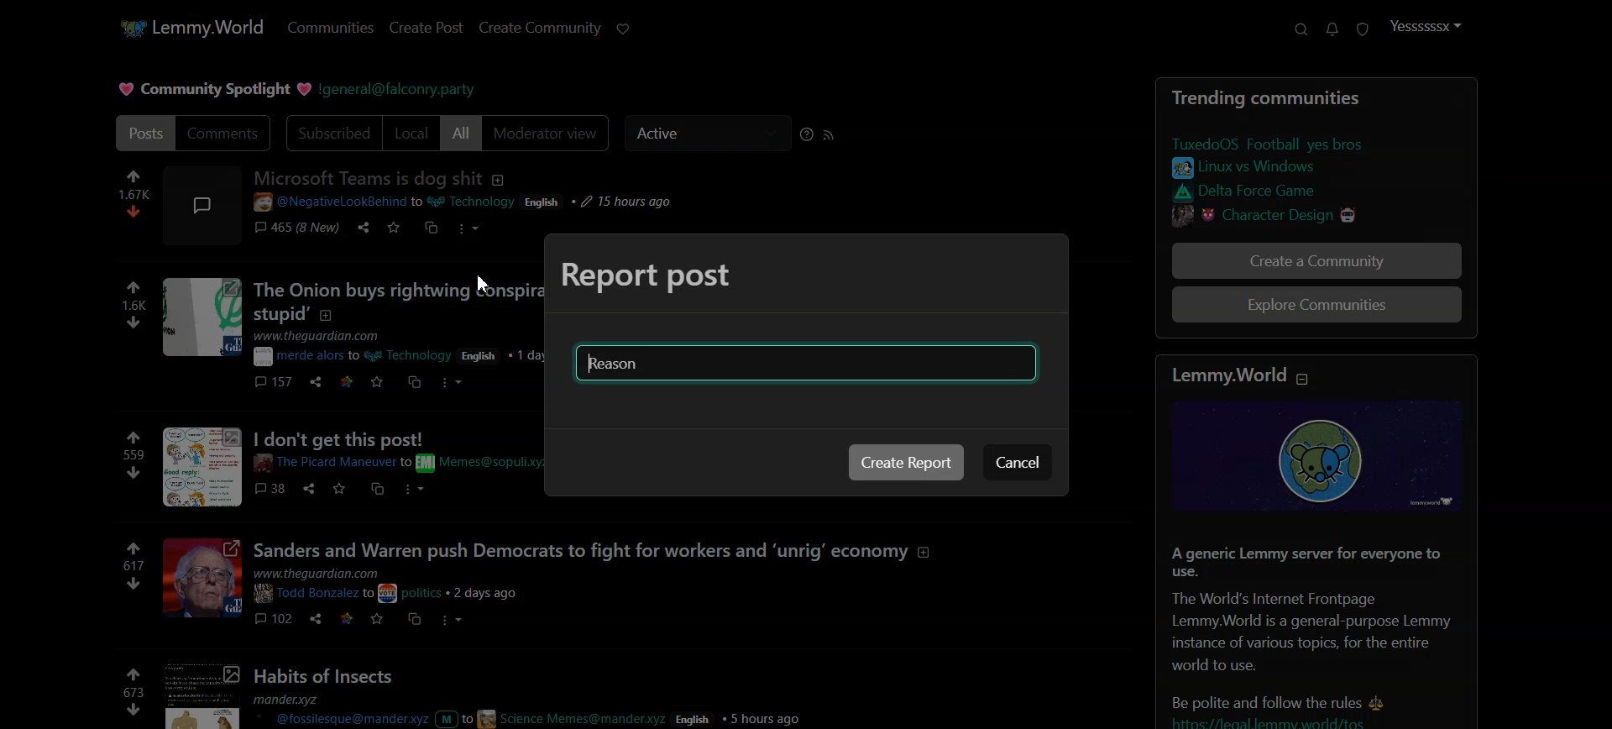  Describe the element at coordinates (201, 318) in the screenshot. I see `image` at that location.